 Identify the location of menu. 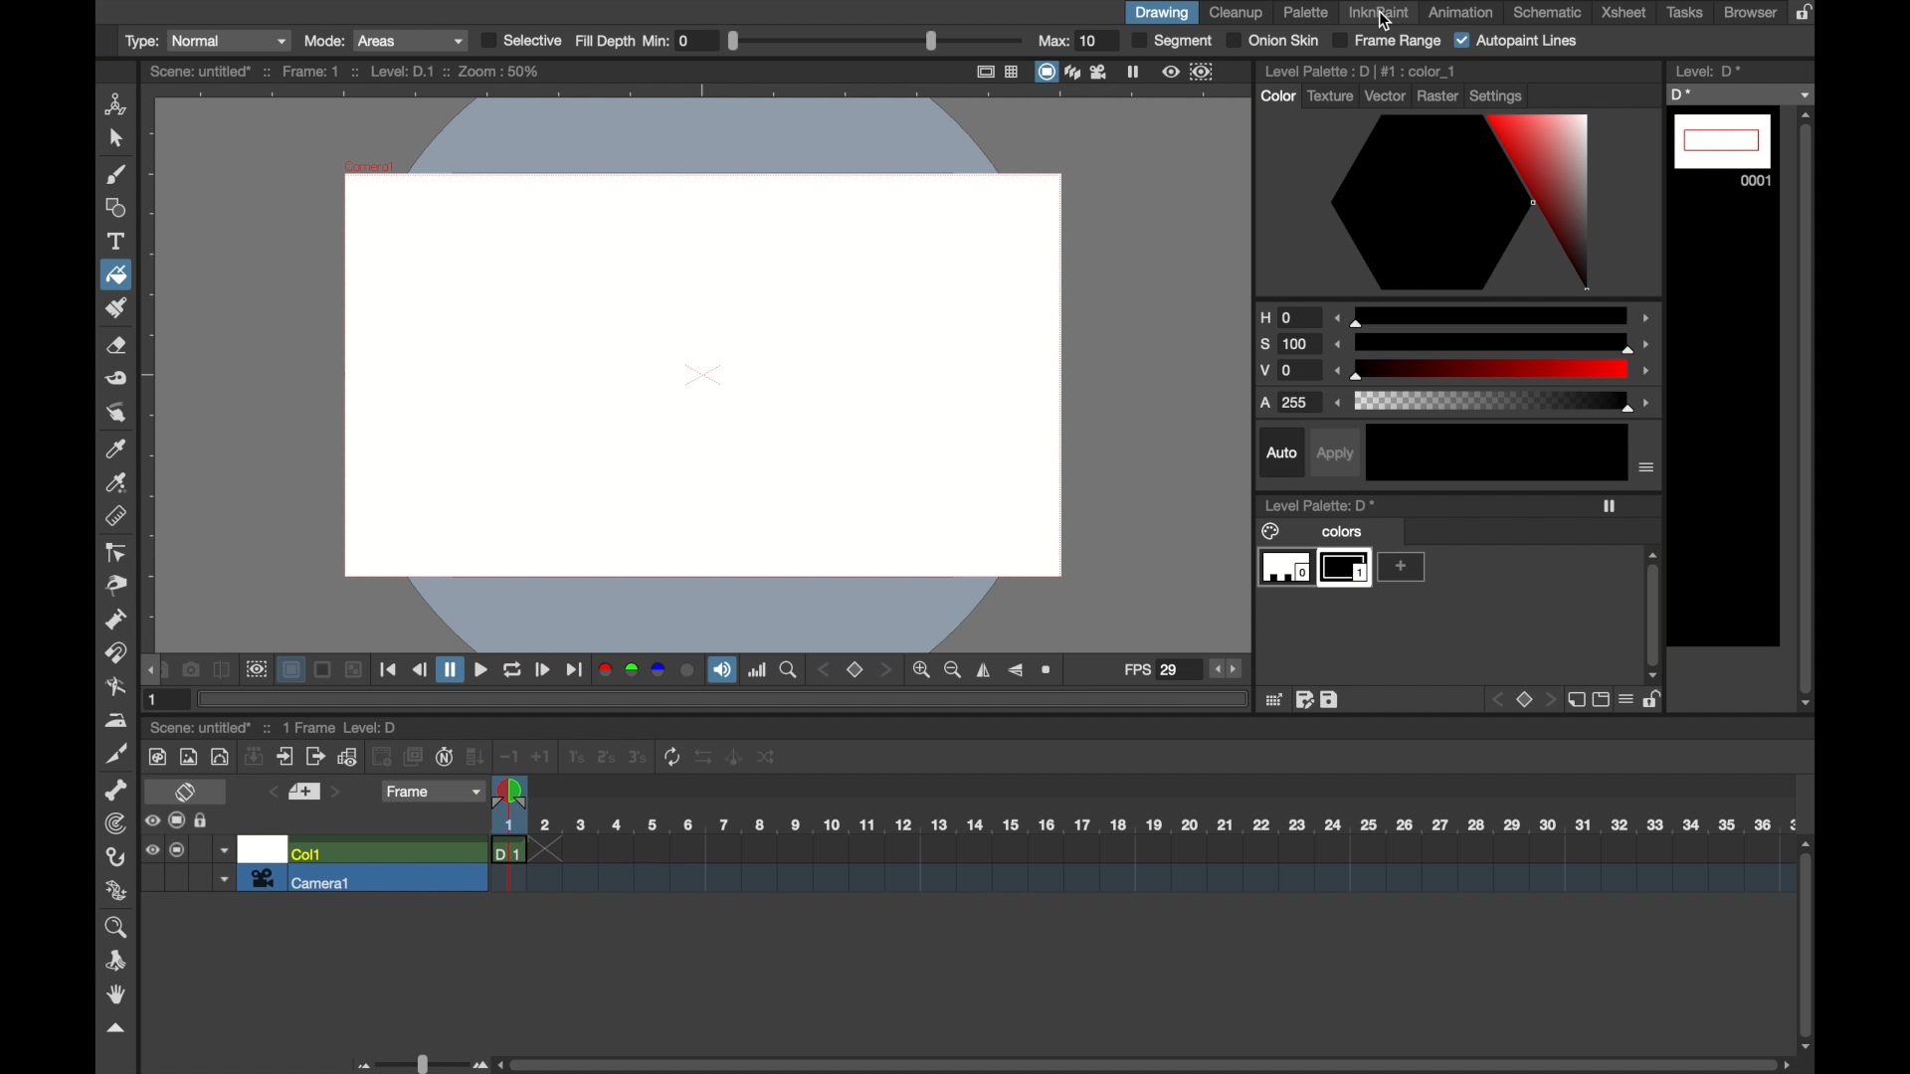
(1627, 701).